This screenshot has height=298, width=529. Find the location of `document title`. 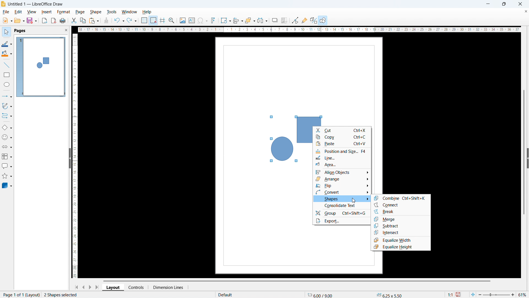

document title is located at coordinates (36, 4).